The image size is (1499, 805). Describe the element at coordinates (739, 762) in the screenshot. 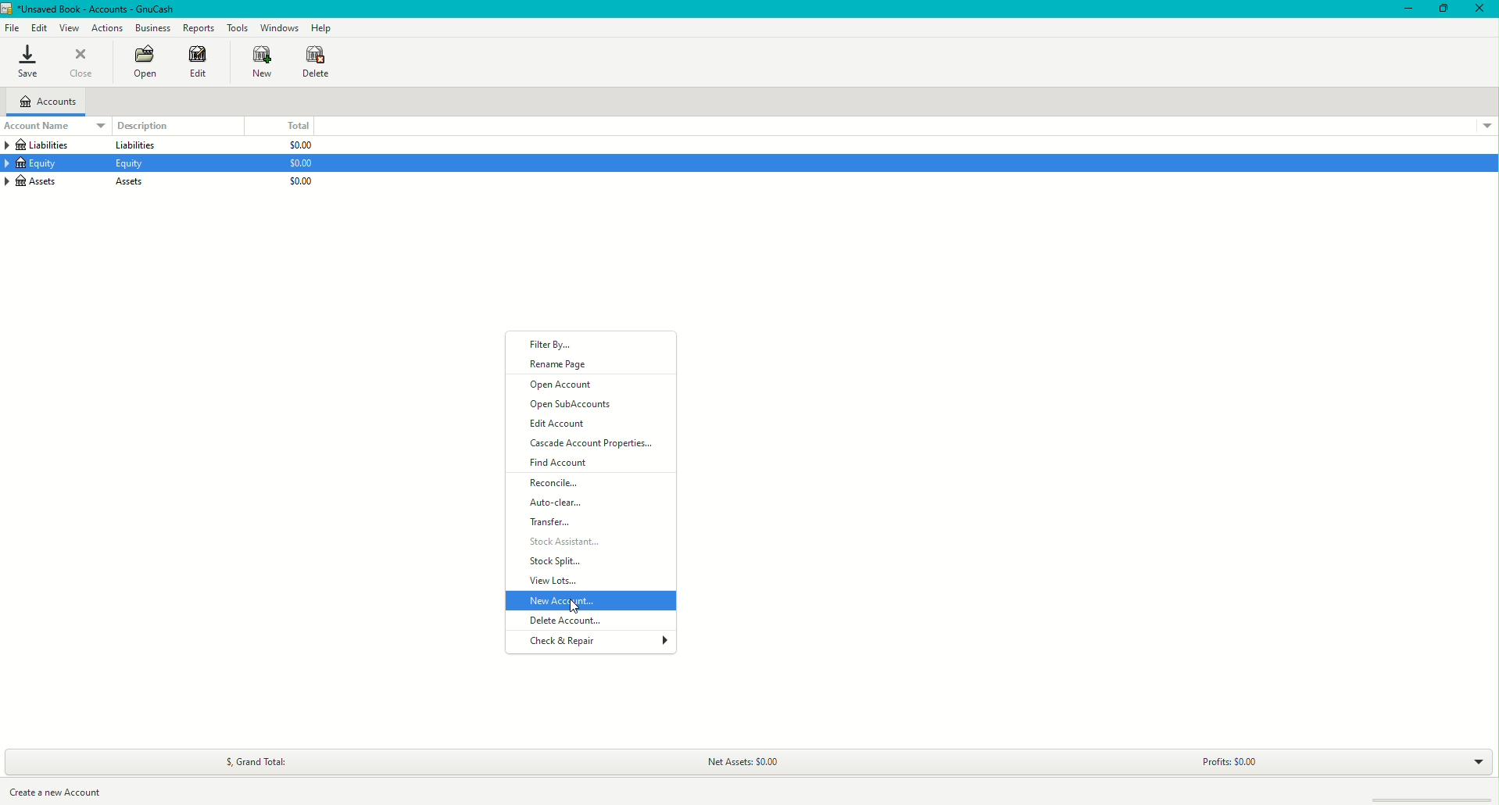

I see `Net Assets` at that location.